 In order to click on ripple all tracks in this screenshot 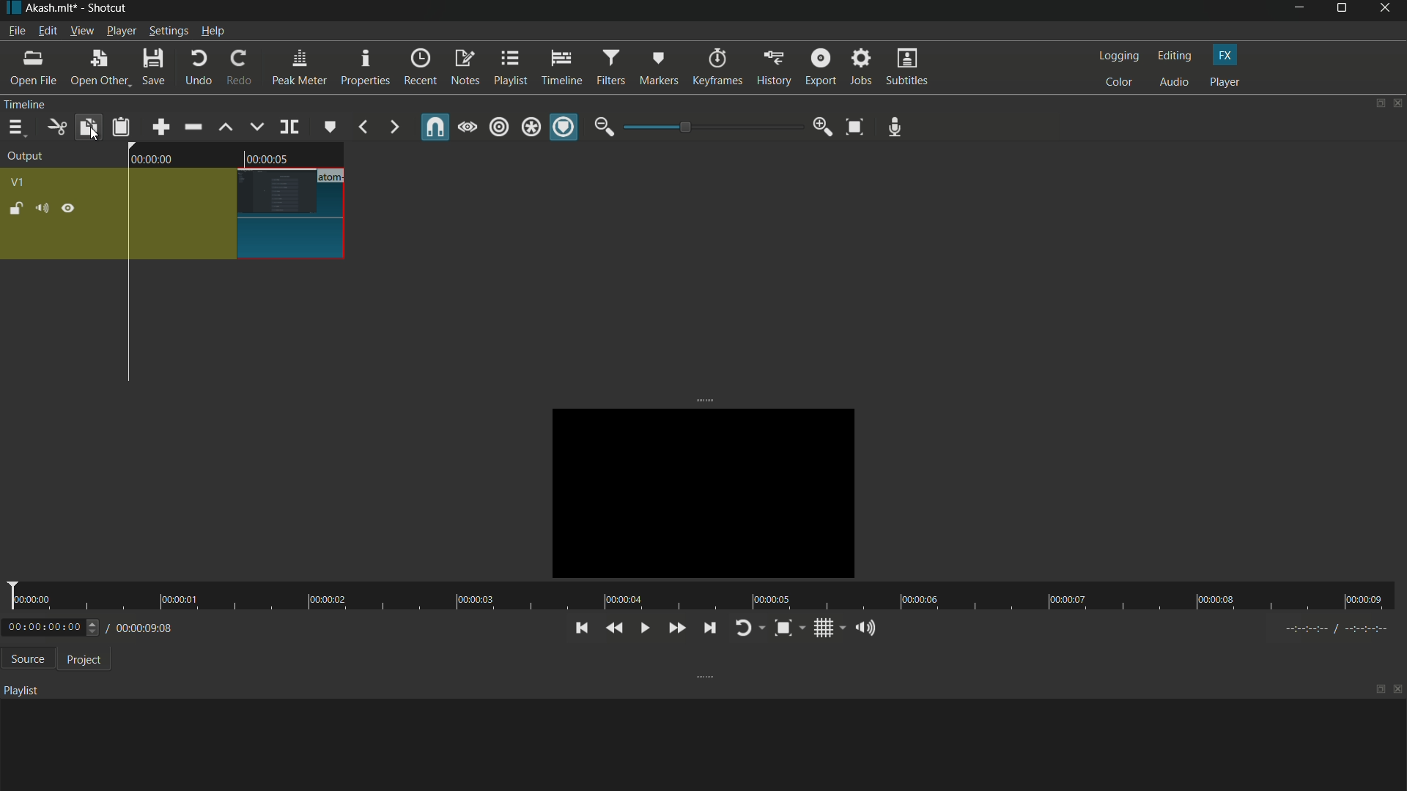, I will do `click(531, 128)`.